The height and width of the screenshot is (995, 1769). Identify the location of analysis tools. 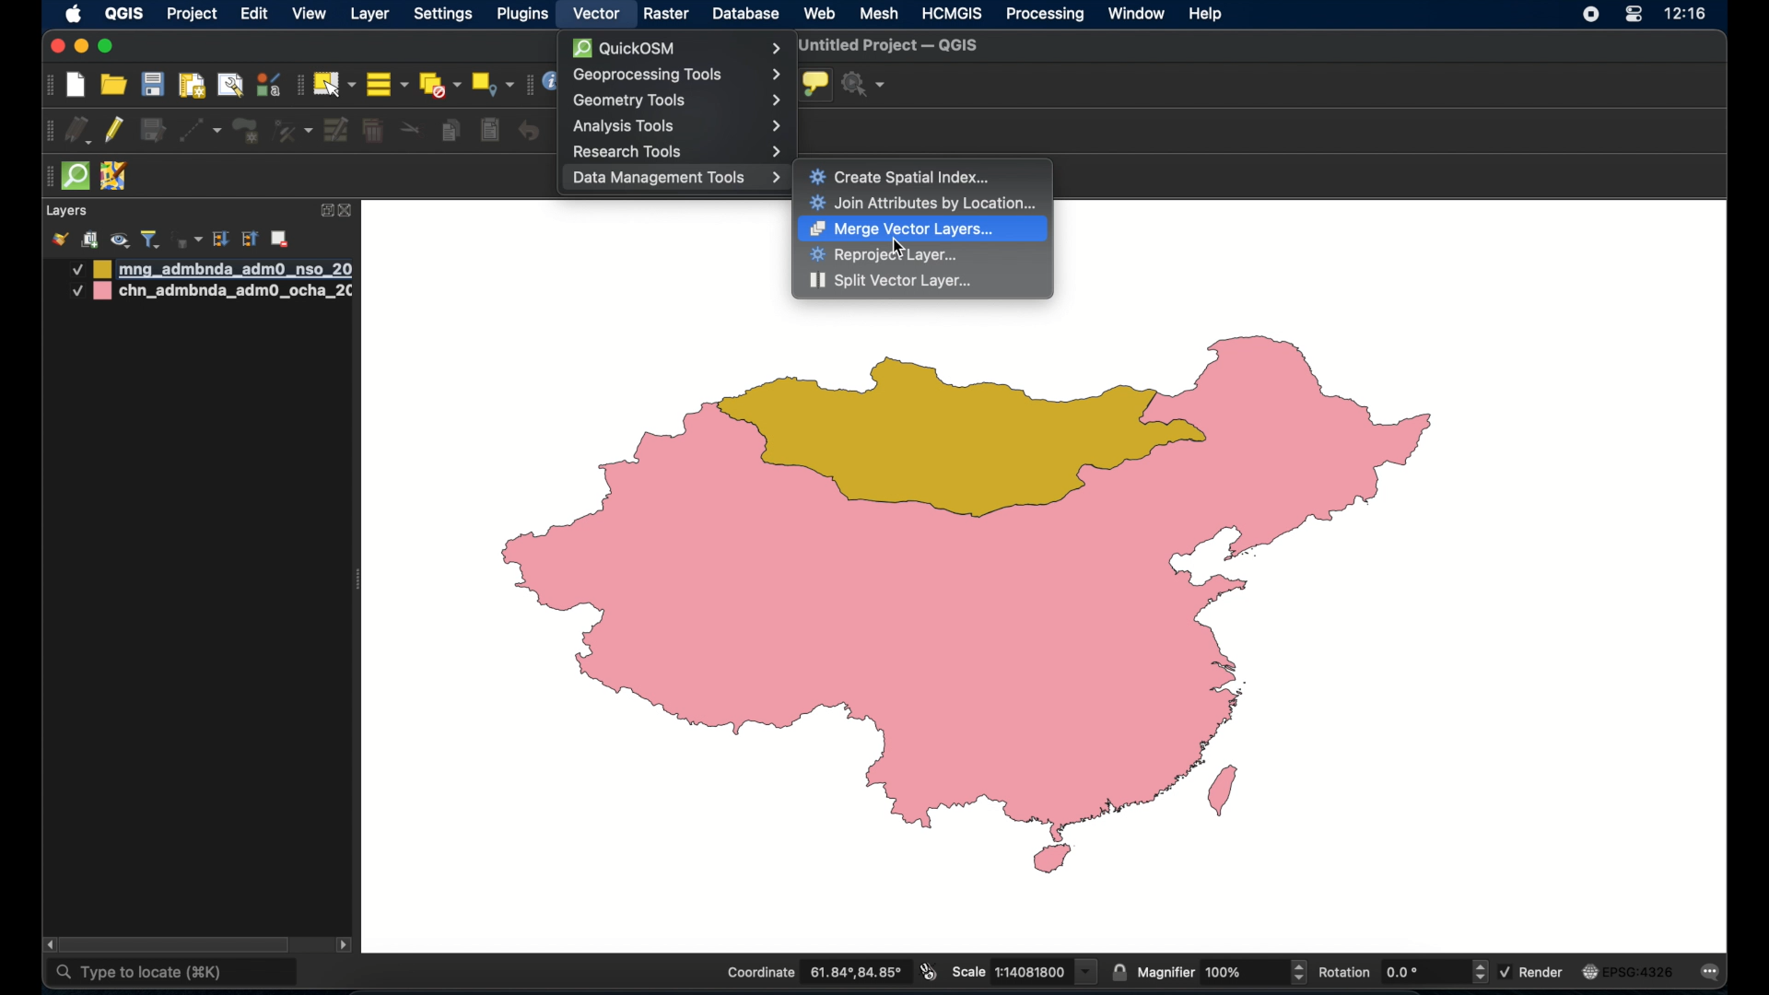
(677, 125).